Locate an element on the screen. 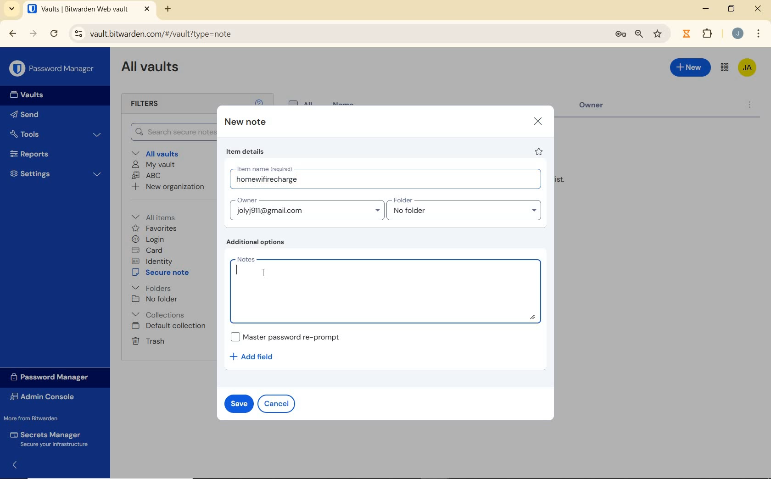  login is located at coordinates (150, 239).